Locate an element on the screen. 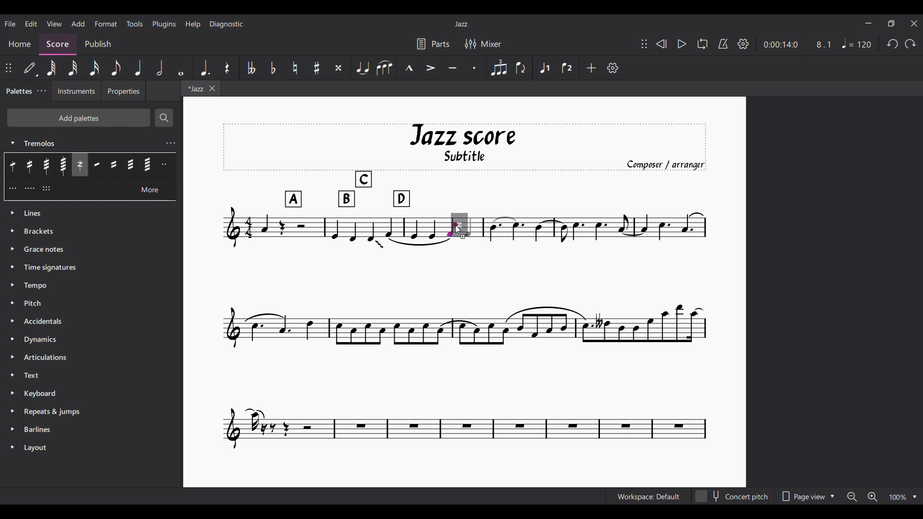  Whole note is located at coordinates (182, 68).